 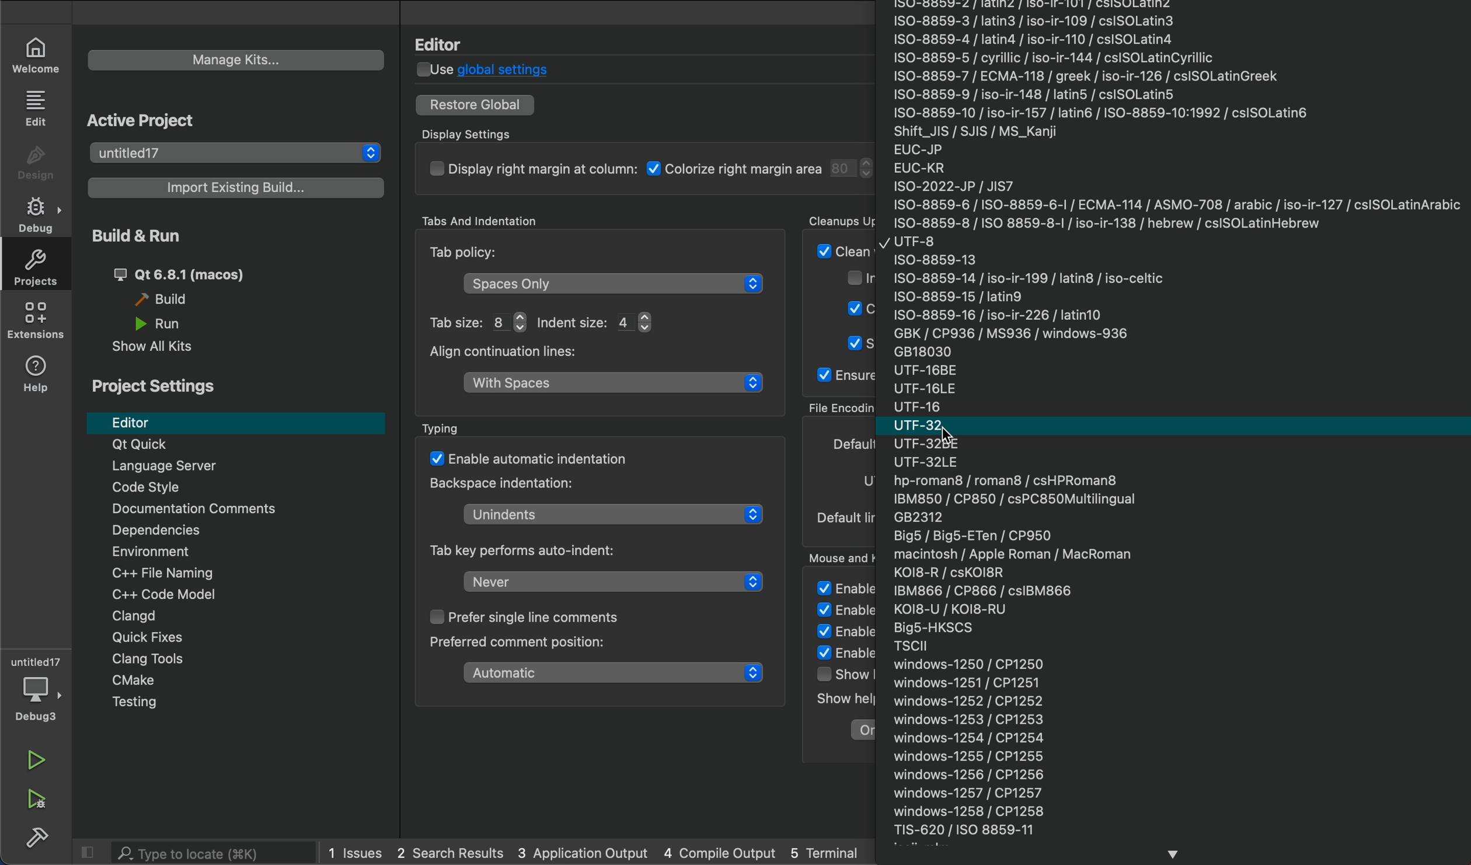 I want to click on encoding types, so click(x=1177, y=431).